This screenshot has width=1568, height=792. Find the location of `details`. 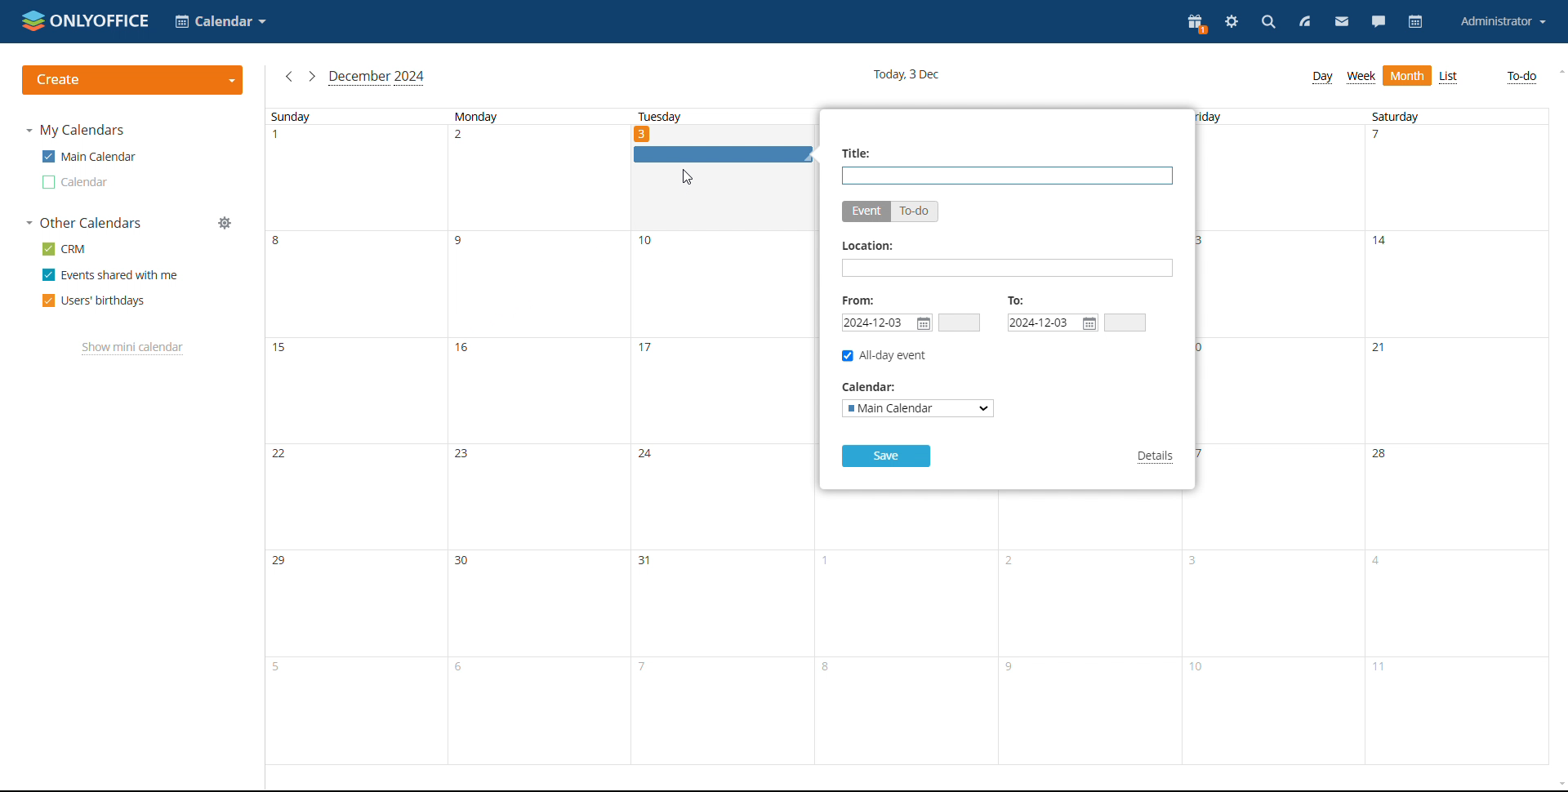

details is located at coordinates (1156, 458).